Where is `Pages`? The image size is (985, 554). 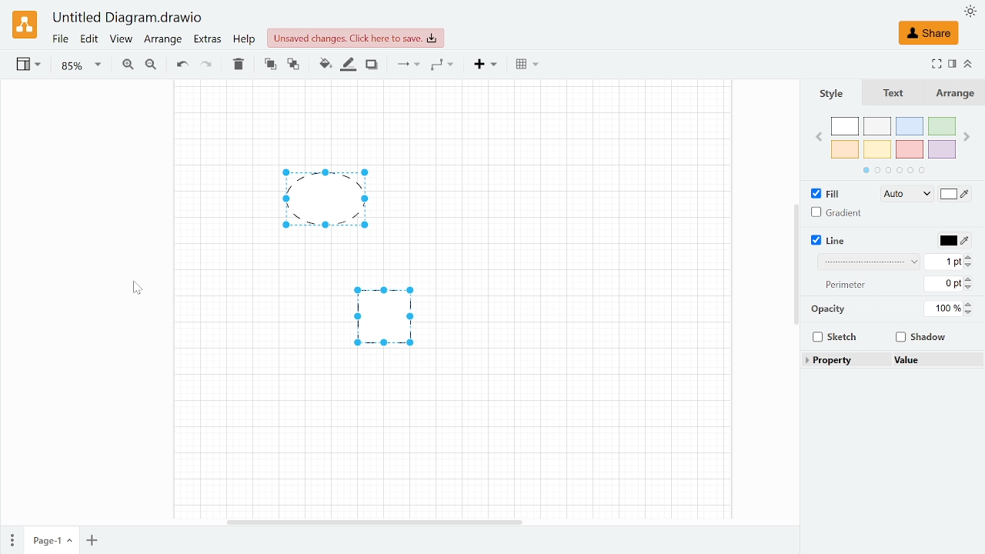 Pages is located at coordinates (11, 539).